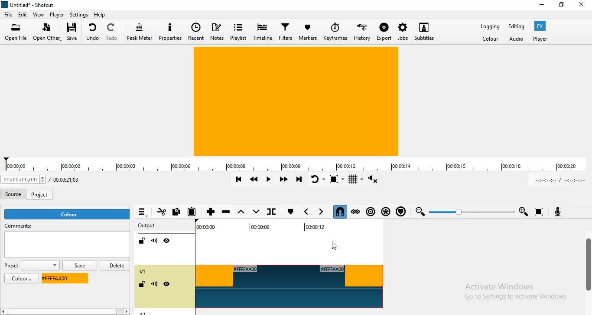 This screenshot has width=592, height=315. What do you see at coordinates (227, 212) in the screenshot?
I see `Ripple delete` at bounding box center [227, 212].